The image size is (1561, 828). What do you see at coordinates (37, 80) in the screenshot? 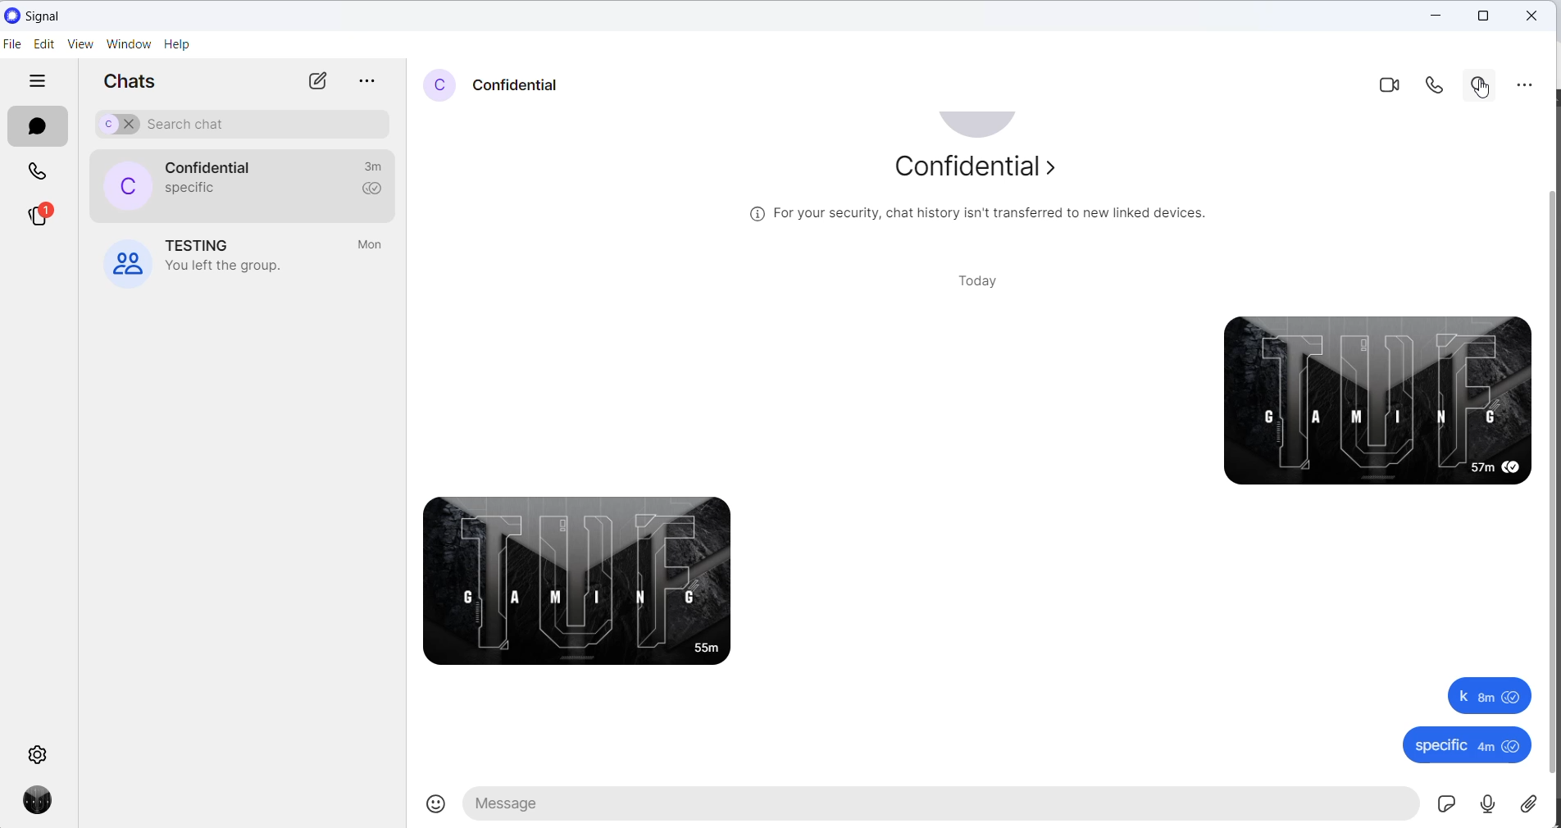
I see `hide tabs` at bounding box center [37, 80].